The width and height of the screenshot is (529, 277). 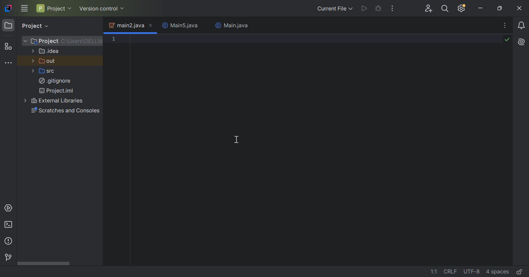 I want to click on AI Assistant, so click(x=522, y=41).